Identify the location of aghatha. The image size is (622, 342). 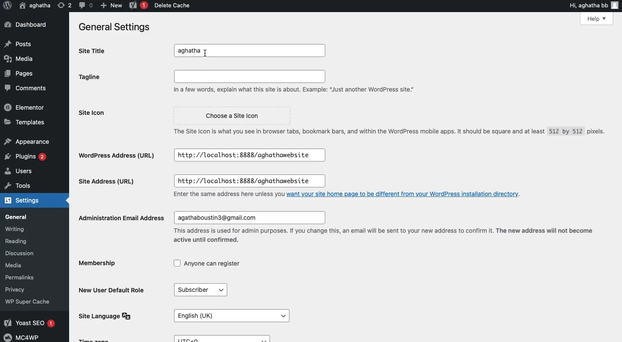
(247, 51).